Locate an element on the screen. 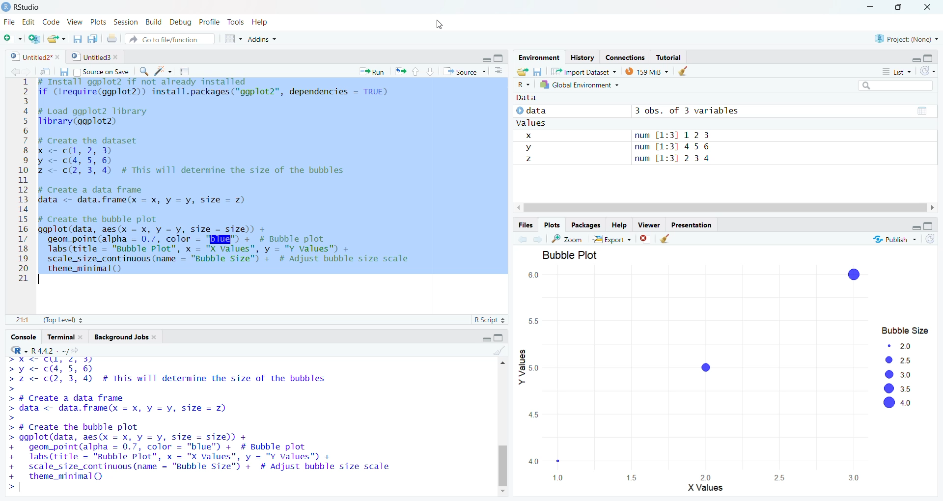 Image resolution: width=943 pixels, height=501 pixels. Packages is located at coordinates (587, 225).